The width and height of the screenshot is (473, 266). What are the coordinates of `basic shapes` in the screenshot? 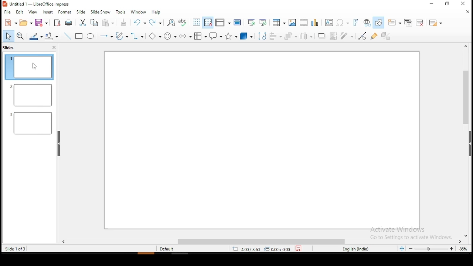 It's located at (154, 36).